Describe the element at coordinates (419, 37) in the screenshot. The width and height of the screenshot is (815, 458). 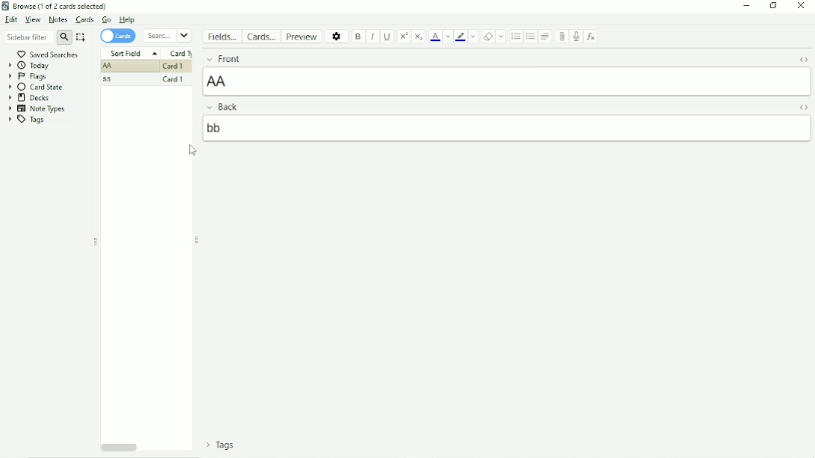
I see `Subscript` at that location.